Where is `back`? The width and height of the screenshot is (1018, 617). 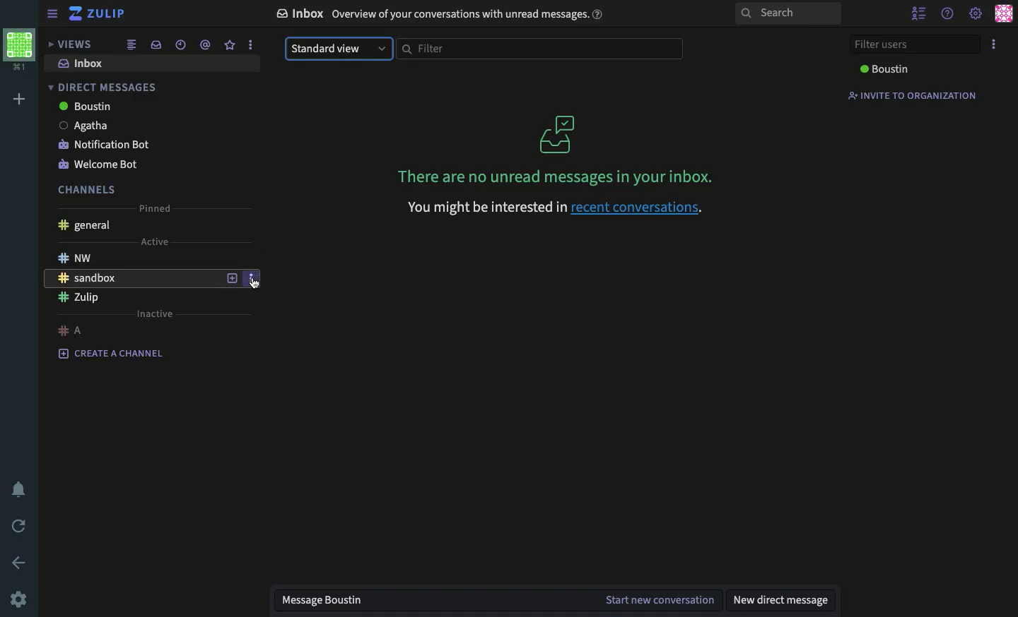
back is located at coordinates (19, 563).